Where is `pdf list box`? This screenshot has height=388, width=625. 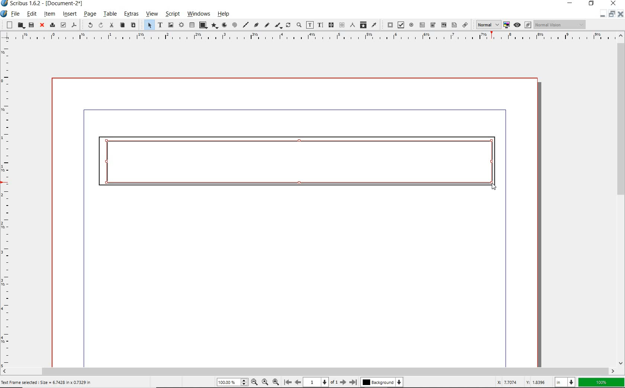 pdf list box is located at coordinates (453, 25).